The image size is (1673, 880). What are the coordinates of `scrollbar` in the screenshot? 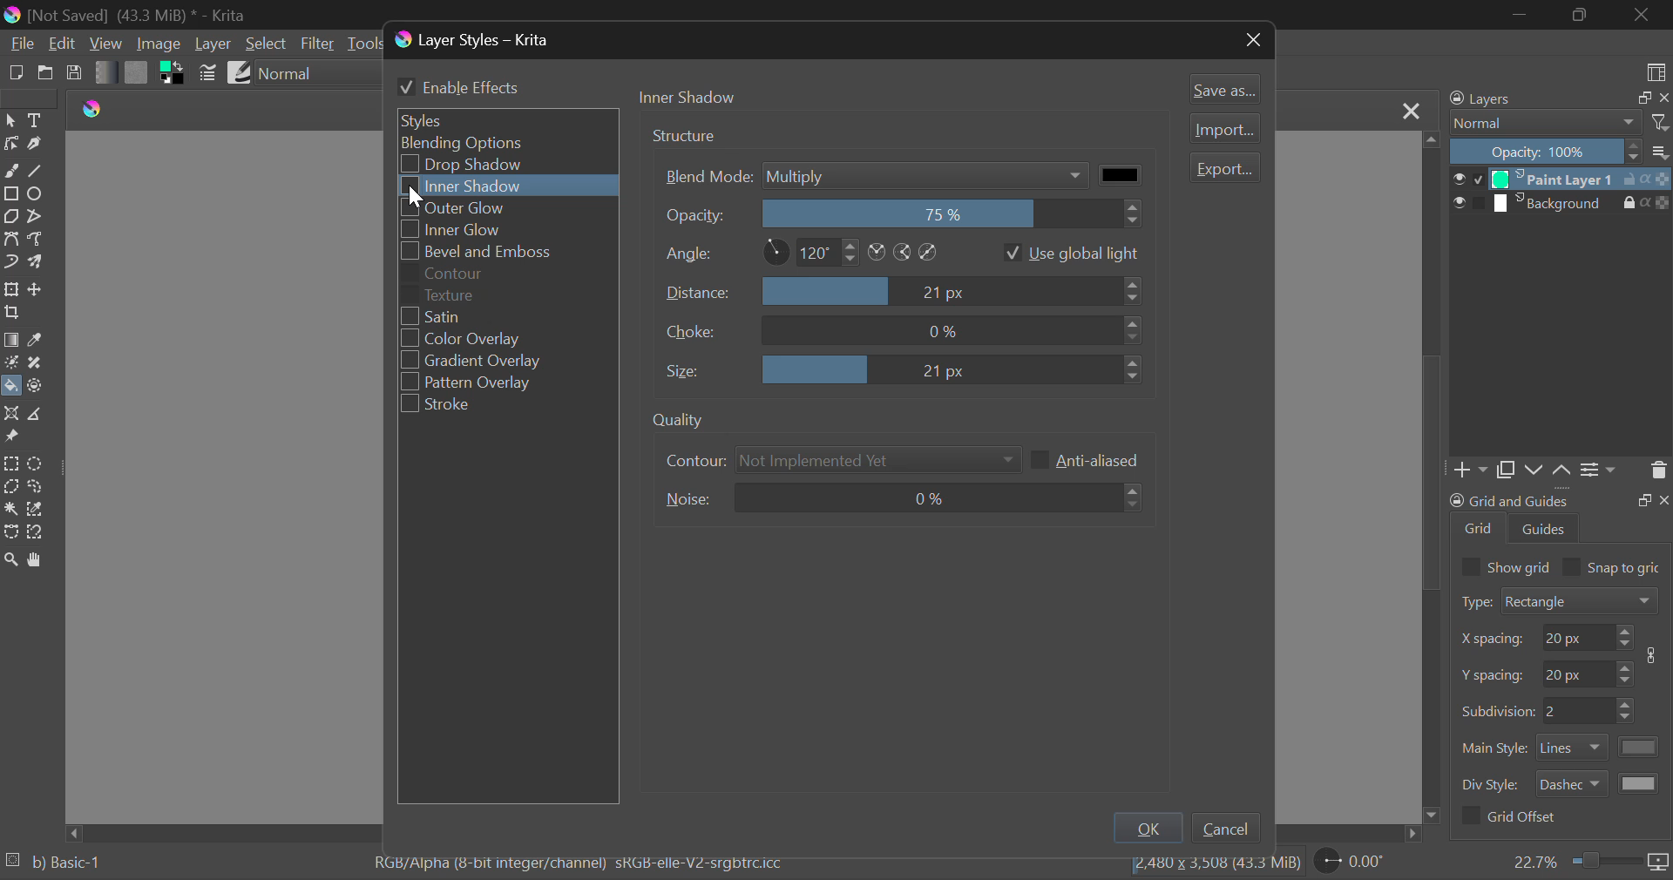 It's located at (1427, 485).